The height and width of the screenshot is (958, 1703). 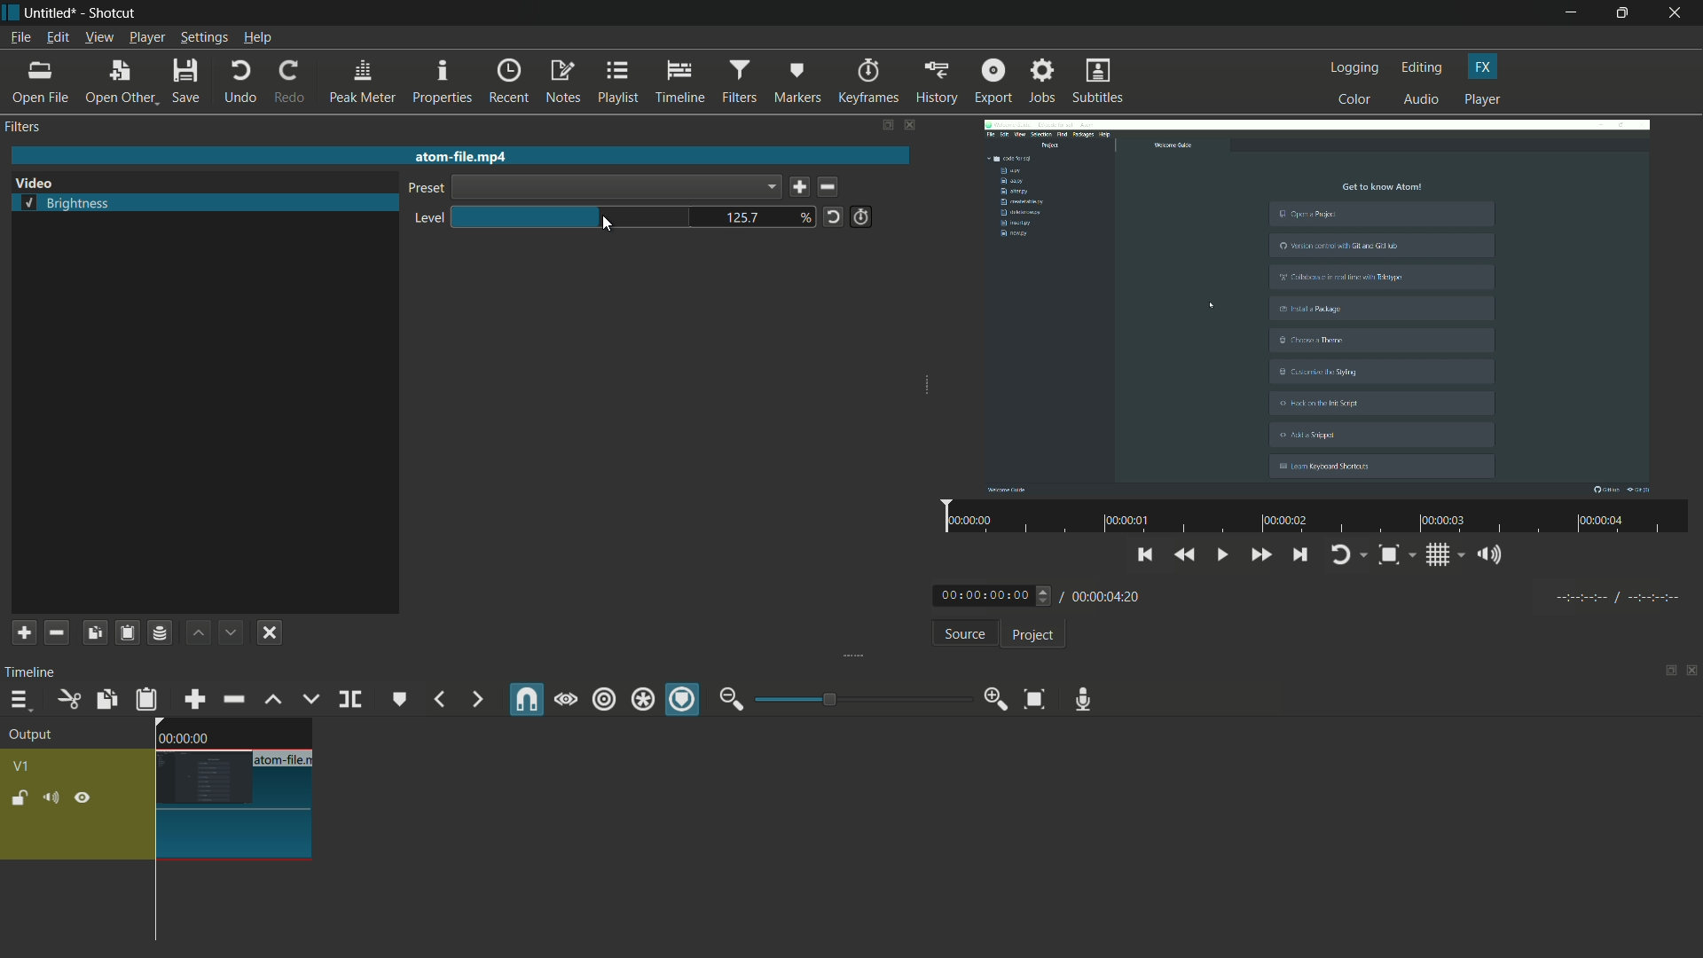 What do you see at coordinates (1103, 593) in the screenshot?
I see `/ 00:00:04:20 (total time)` at bounding box center [1103, 593].